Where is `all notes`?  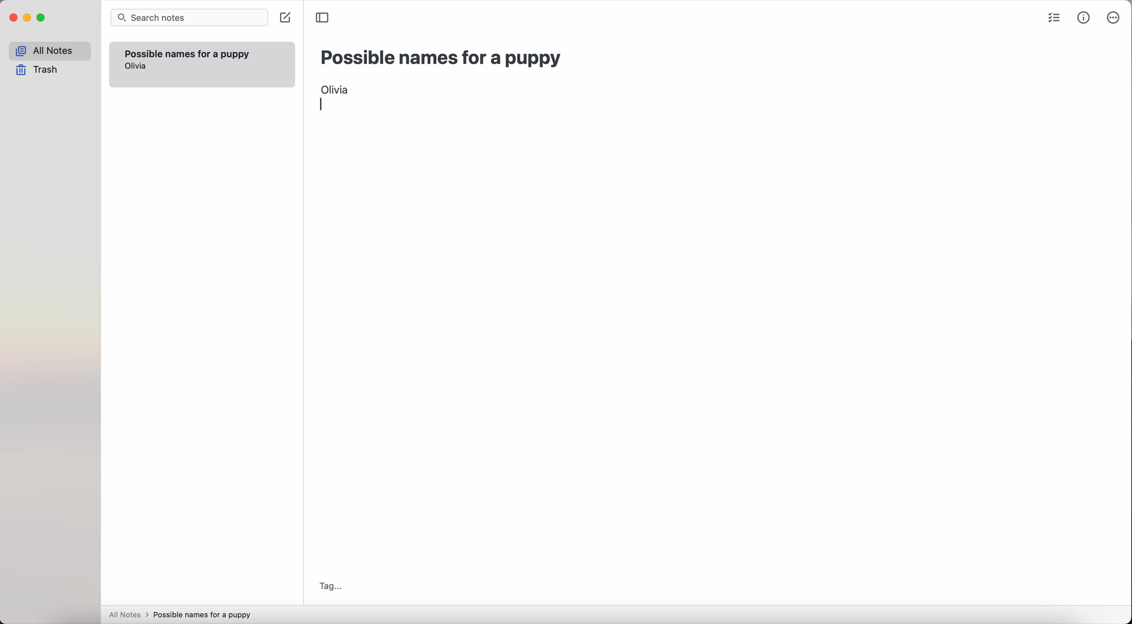 all notes is located at coordinates (50, 51).